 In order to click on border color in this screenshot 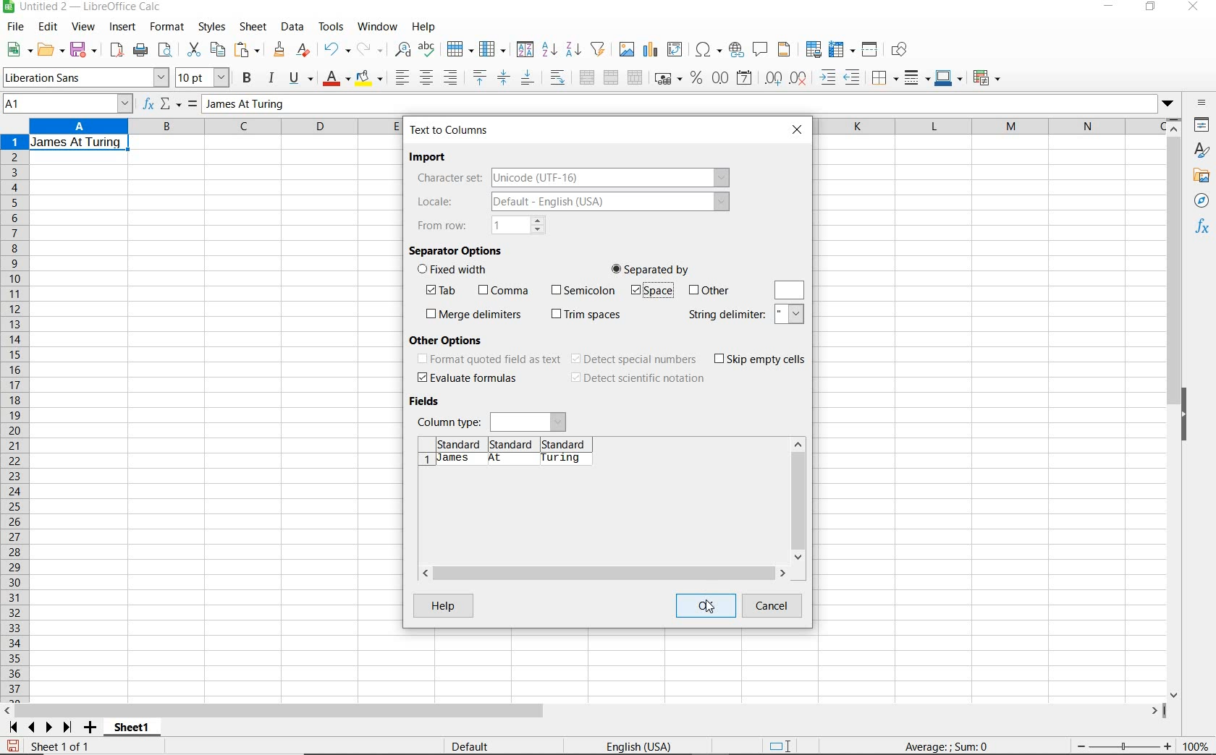, I will do `click(949, 77)`.